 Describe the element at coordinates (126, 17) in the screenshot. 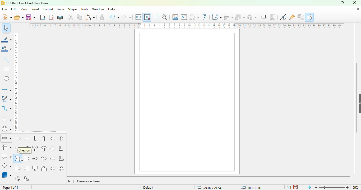

I see `redo` at that location.